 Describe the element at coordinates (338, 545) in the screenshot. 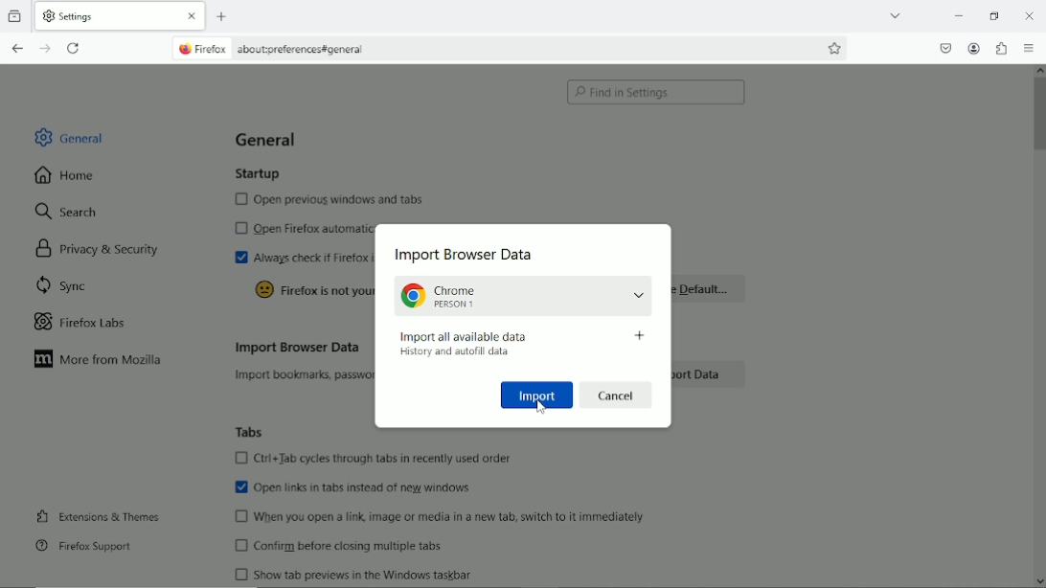

I see `Confirm before closing multiple tabs` at that location.